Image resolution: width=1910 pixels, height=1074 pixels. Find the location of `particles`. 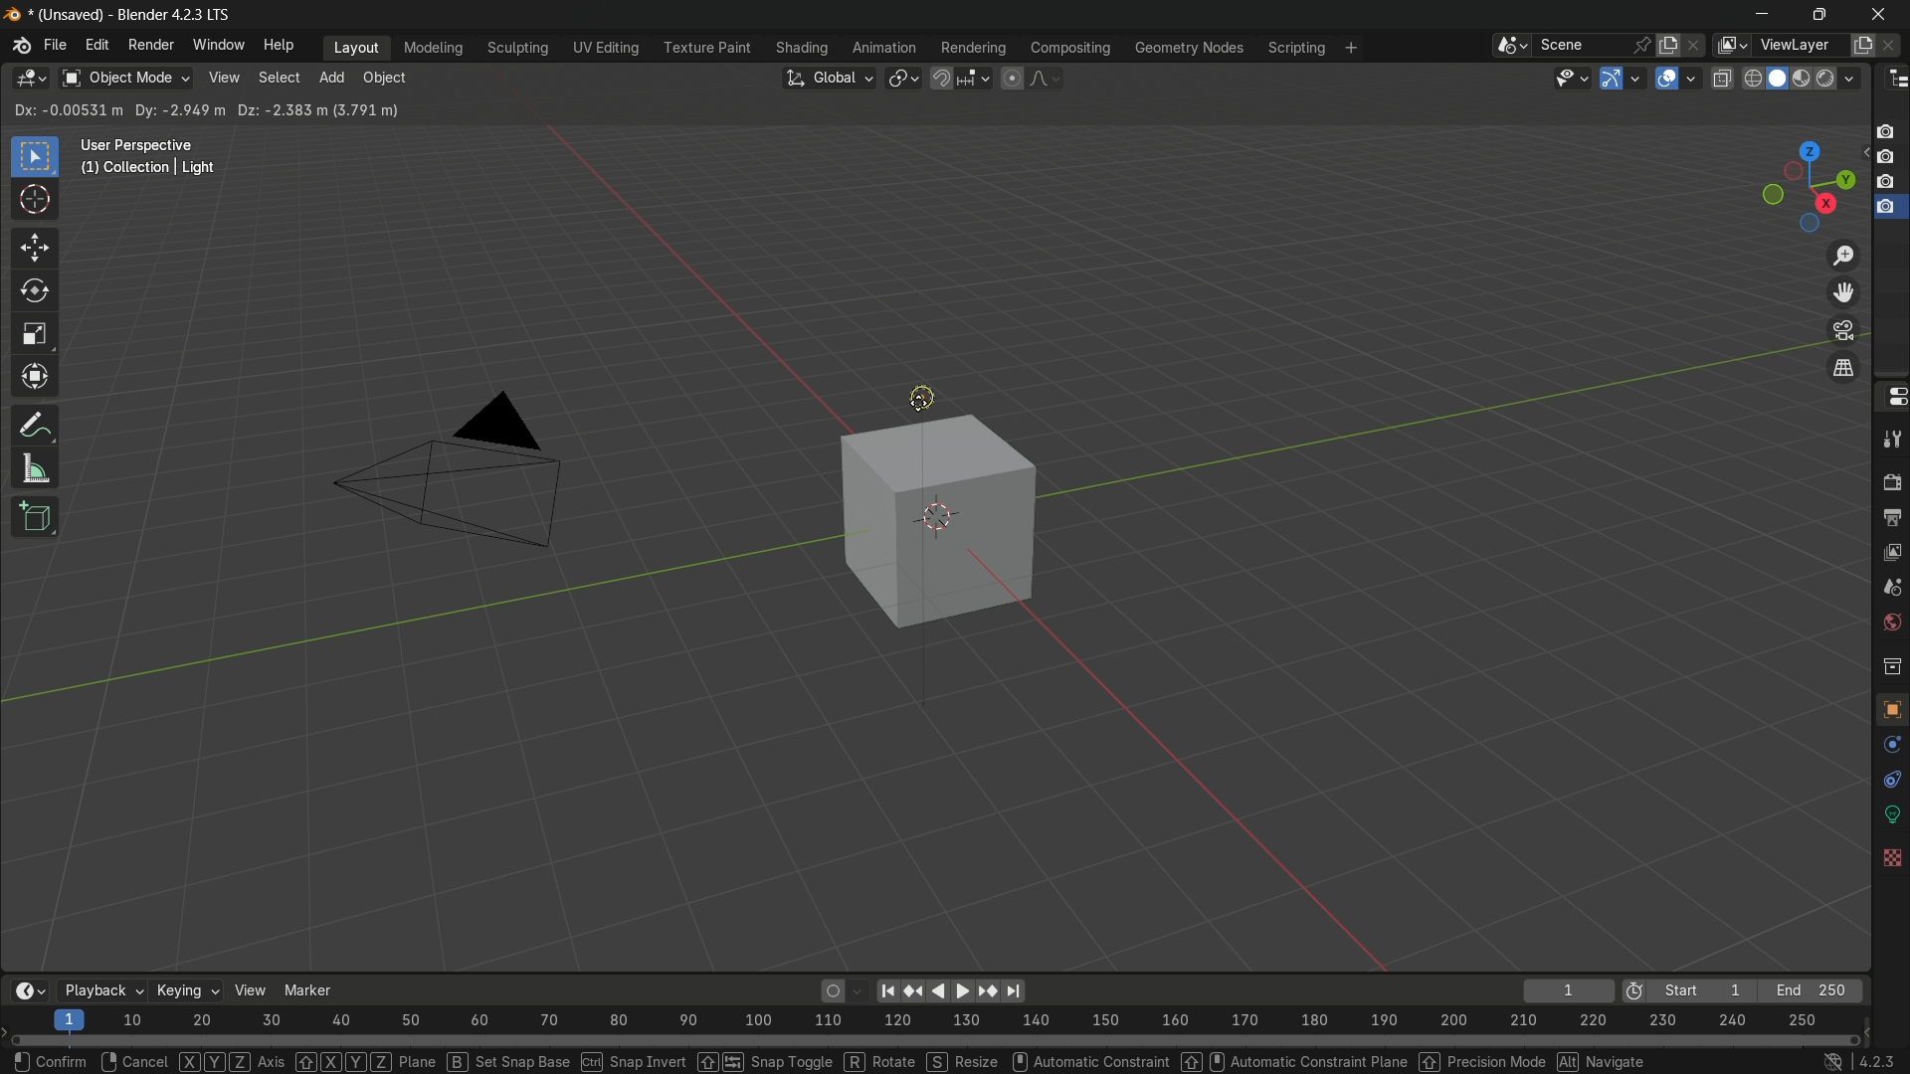

particles is located at coordinates (1890, 783).